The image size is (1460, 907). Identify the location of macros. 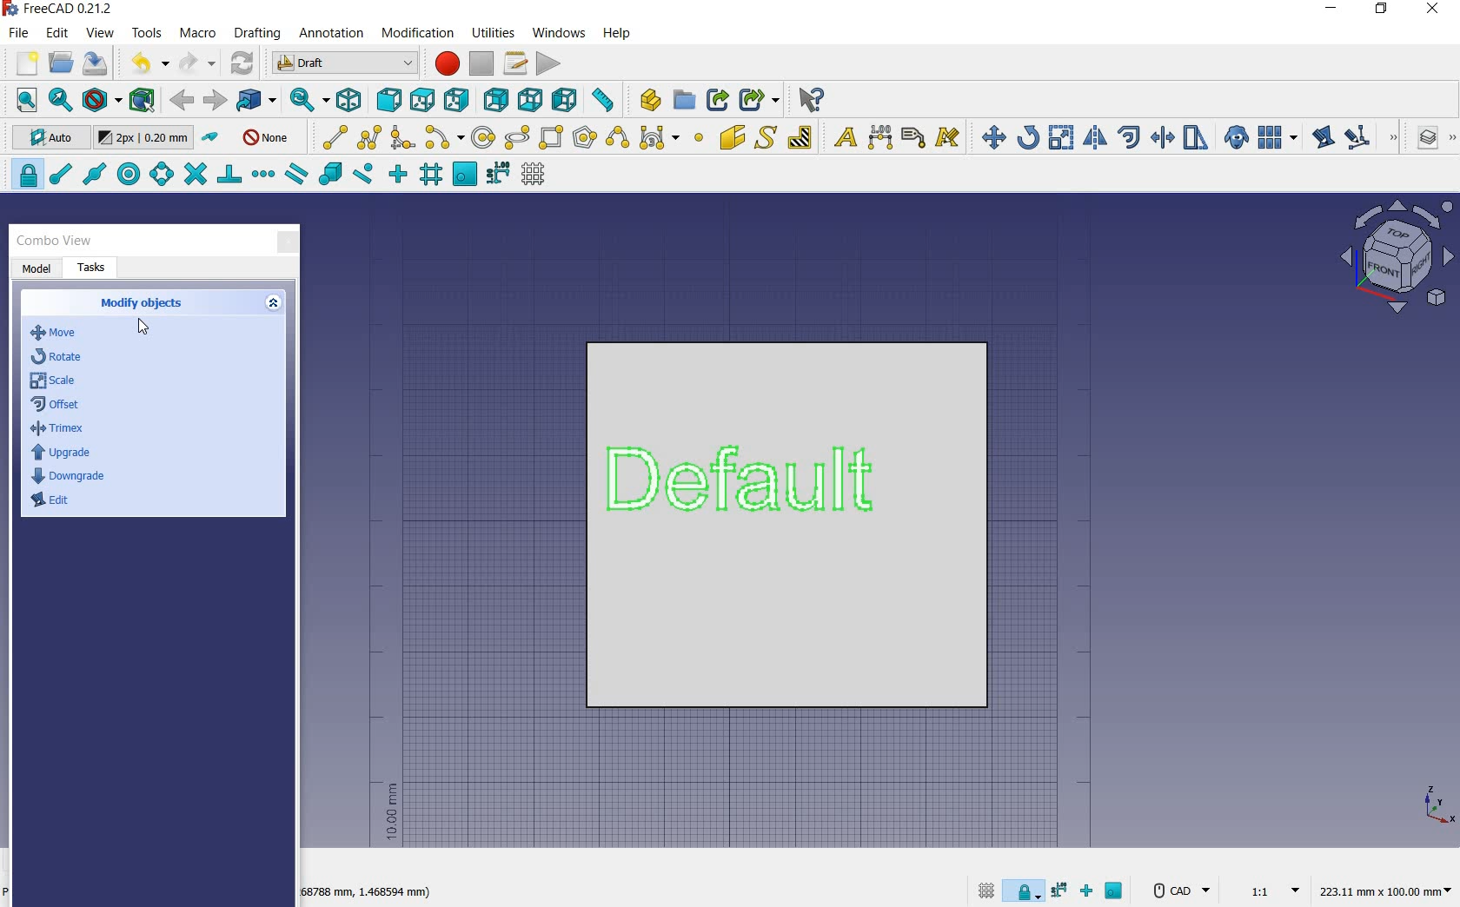
(516, 63).